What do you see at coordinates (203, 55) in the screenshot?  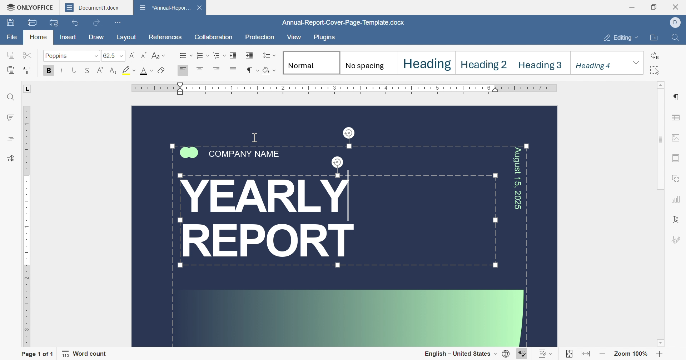 I see `numbering` at bounding box center [203, 55].